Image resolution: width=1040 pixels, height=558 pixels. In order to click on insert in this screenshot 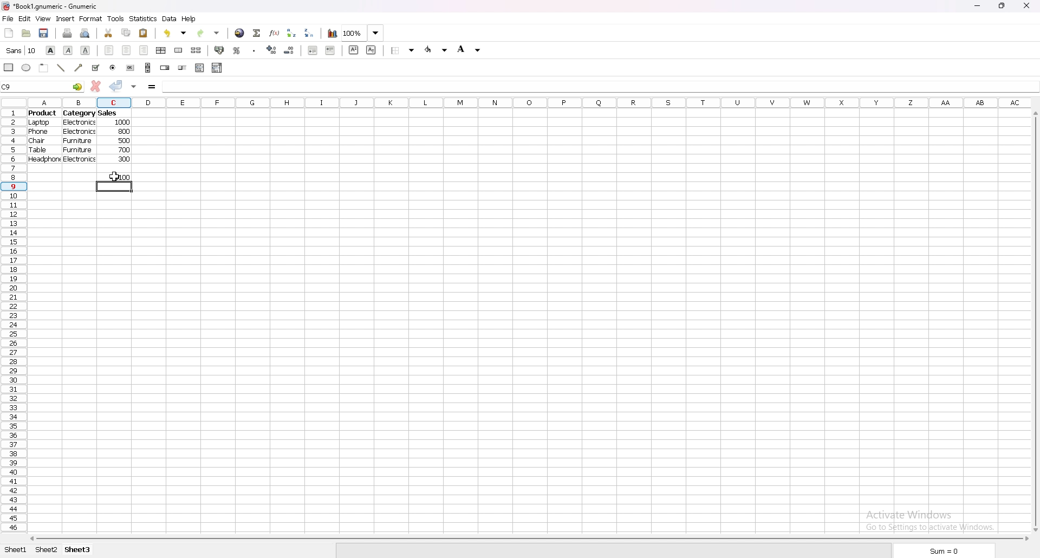, I will do `click(66, 18)`.